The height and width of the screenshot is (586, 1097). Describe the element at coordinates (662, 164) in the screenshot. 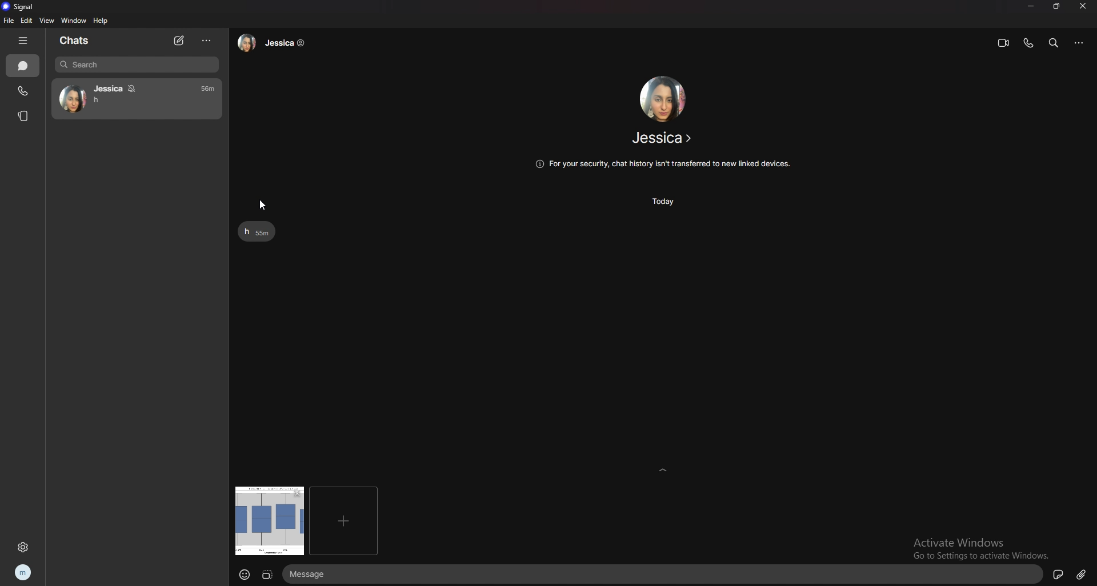

I see `info` at that location.